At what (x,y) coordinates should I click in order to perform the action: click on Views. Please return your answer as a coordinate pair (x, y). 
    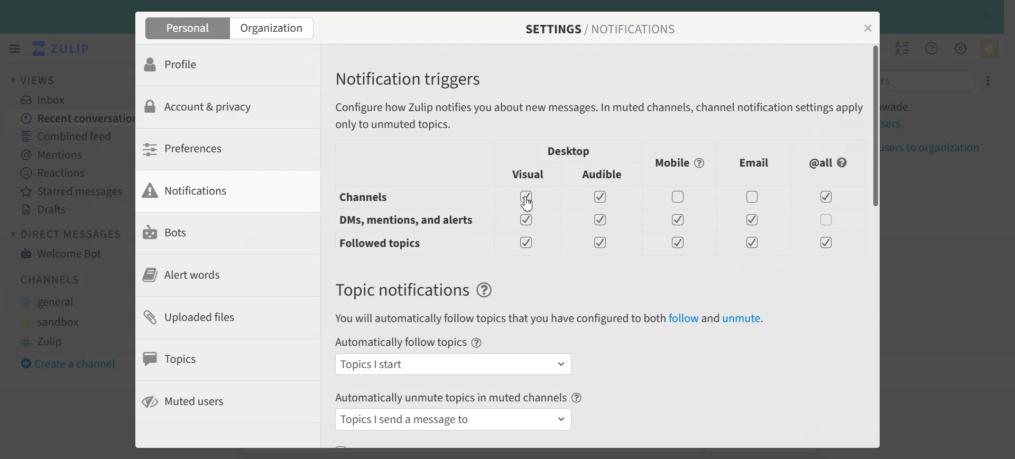
    Looking at the image, I should click on (39, 79).